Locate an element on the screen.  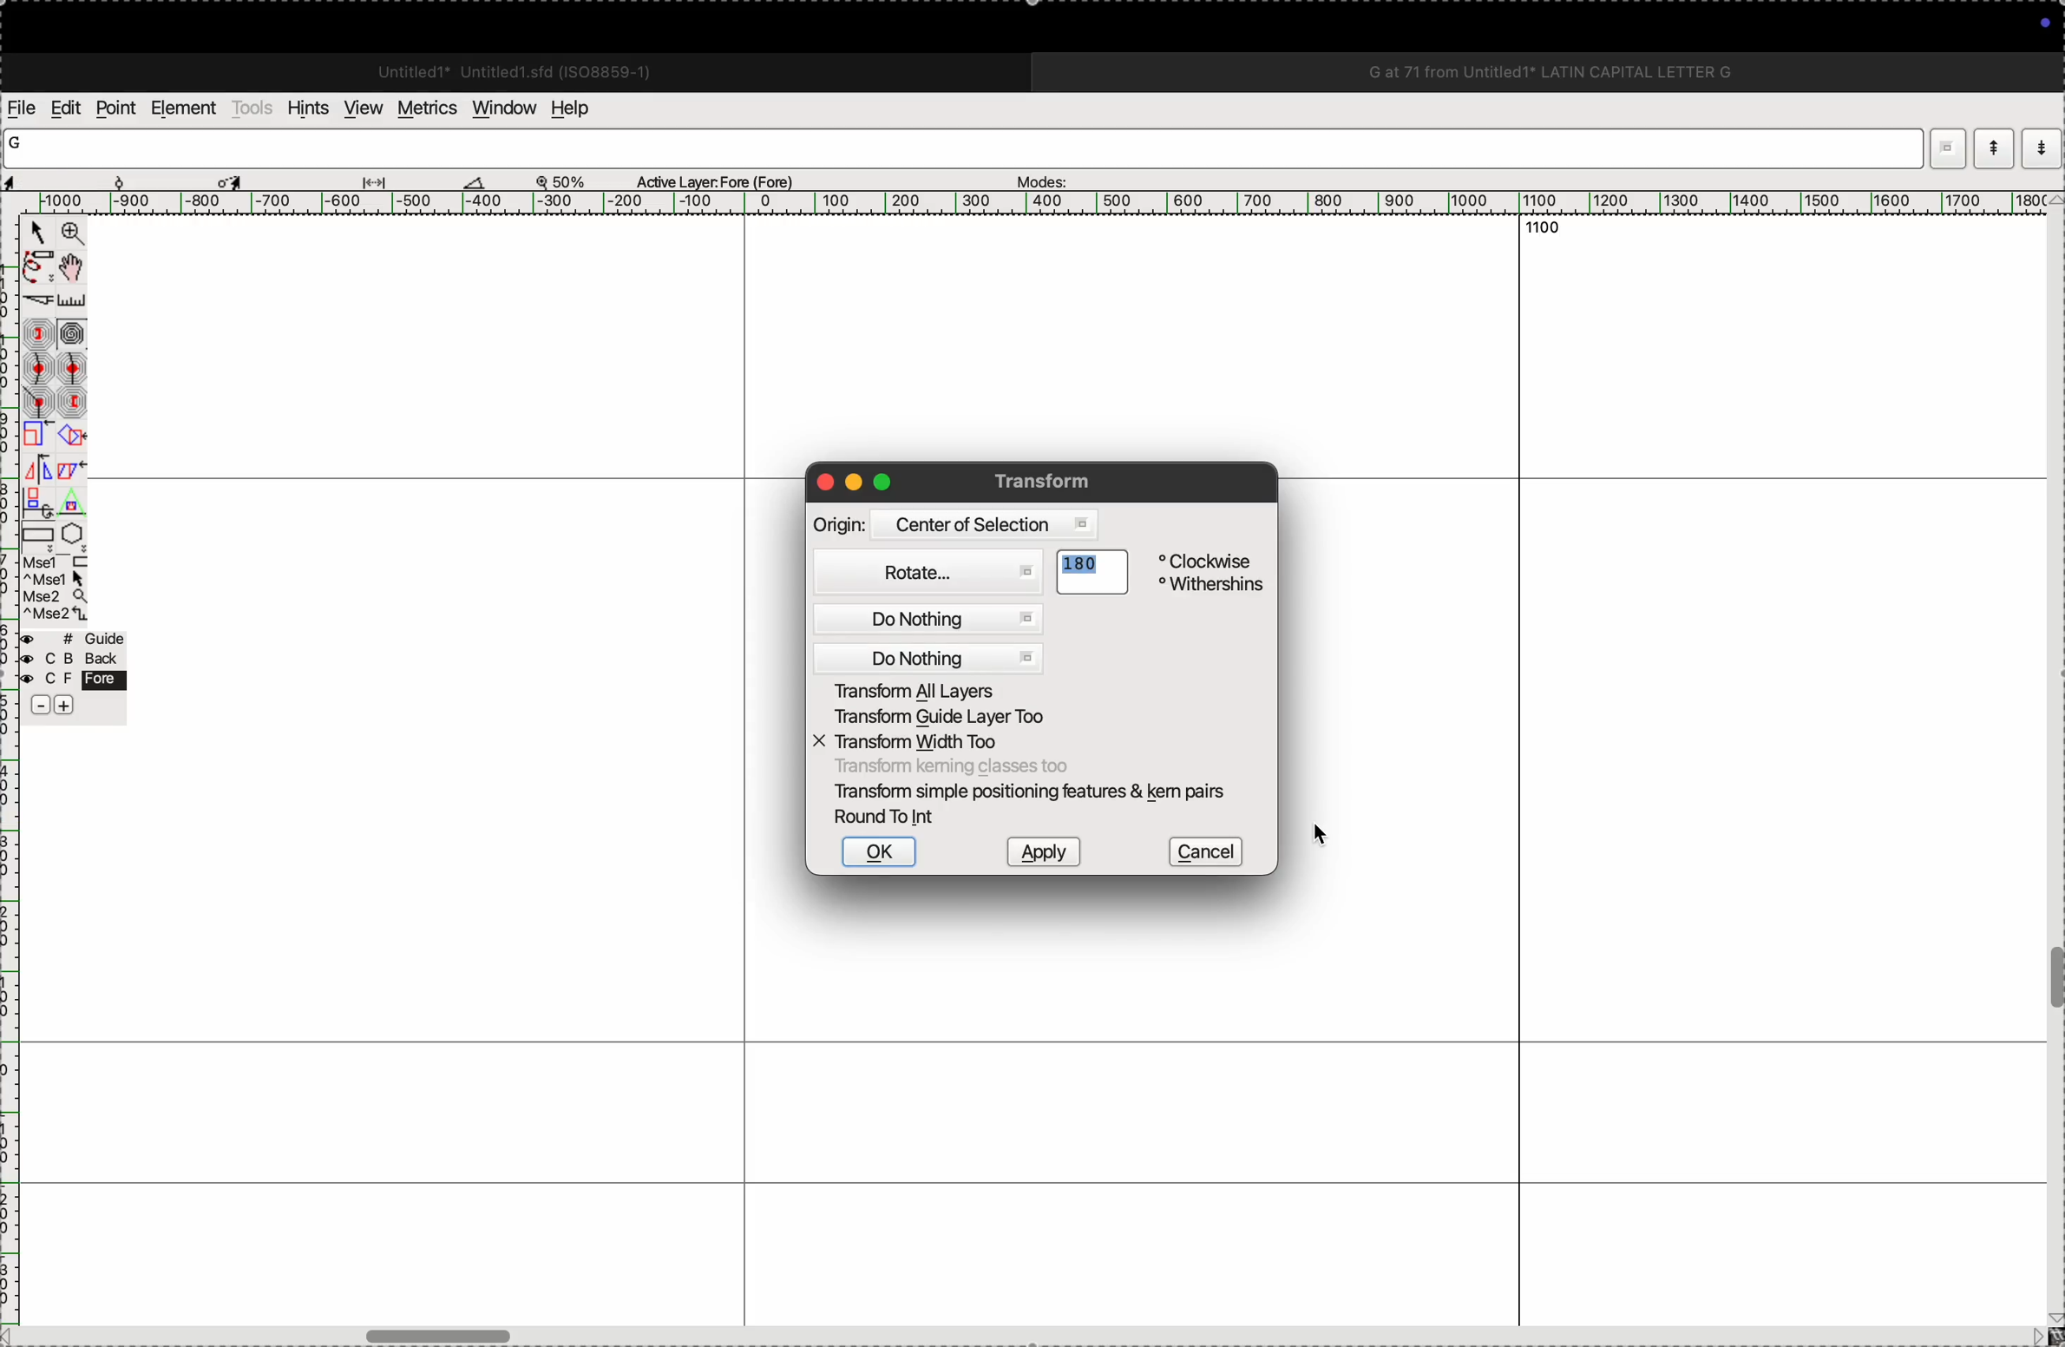
close is located at coordinates (820, 482).